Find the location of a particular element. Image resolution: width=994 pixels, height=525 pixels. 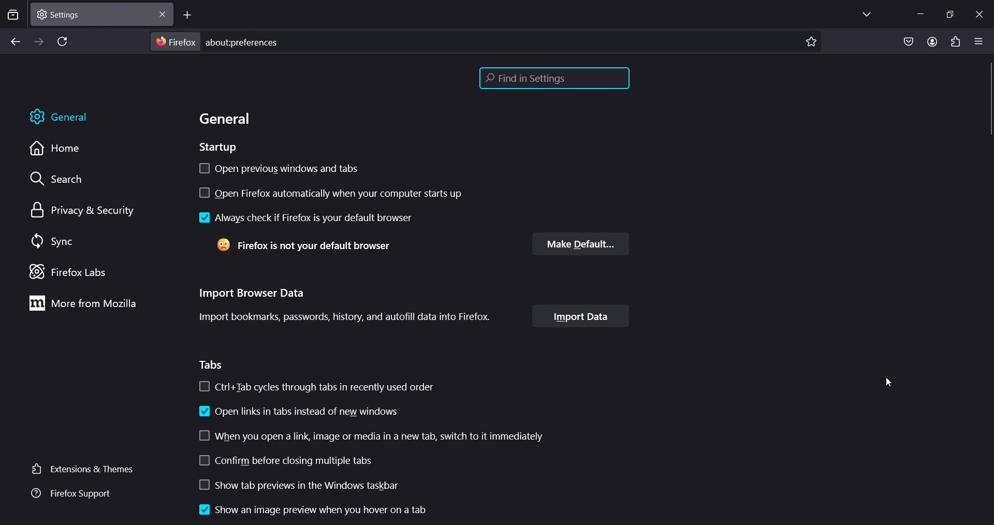

list all tabs is located at coordinates (871, 14).